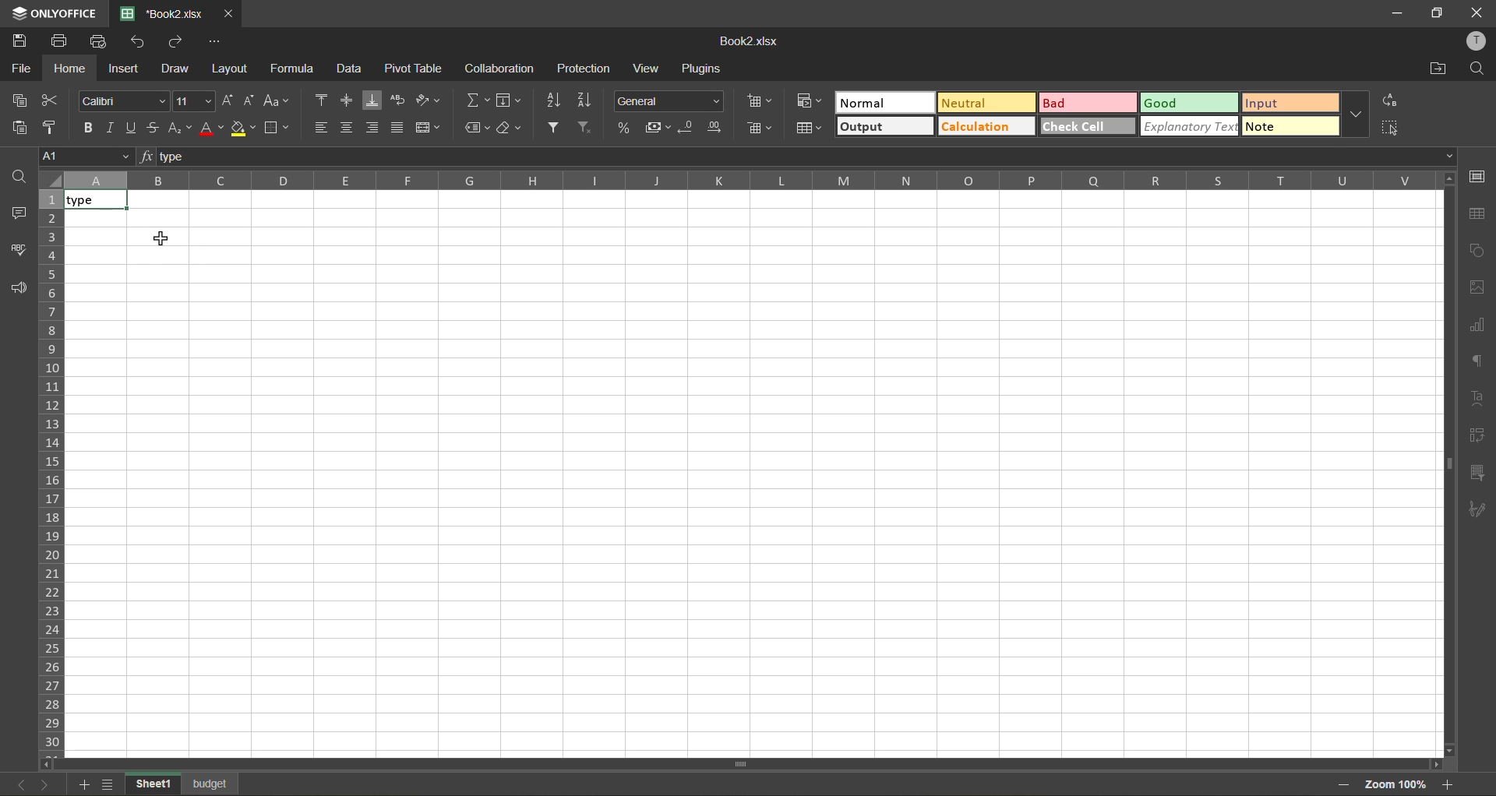 This screenshot has width=1496, height=796. What do you see at coordinates (348, 125) in the screenshot?
I see `align center` at bounding box center [348, 125].